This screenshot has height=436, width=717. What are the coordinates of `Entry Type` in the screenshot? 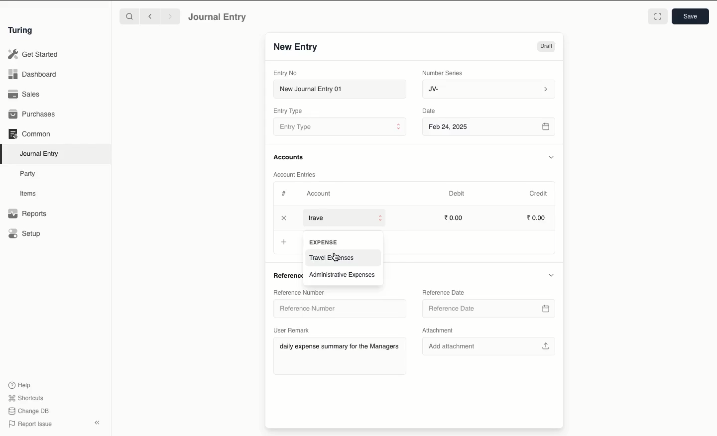 It's located at (340, 126).